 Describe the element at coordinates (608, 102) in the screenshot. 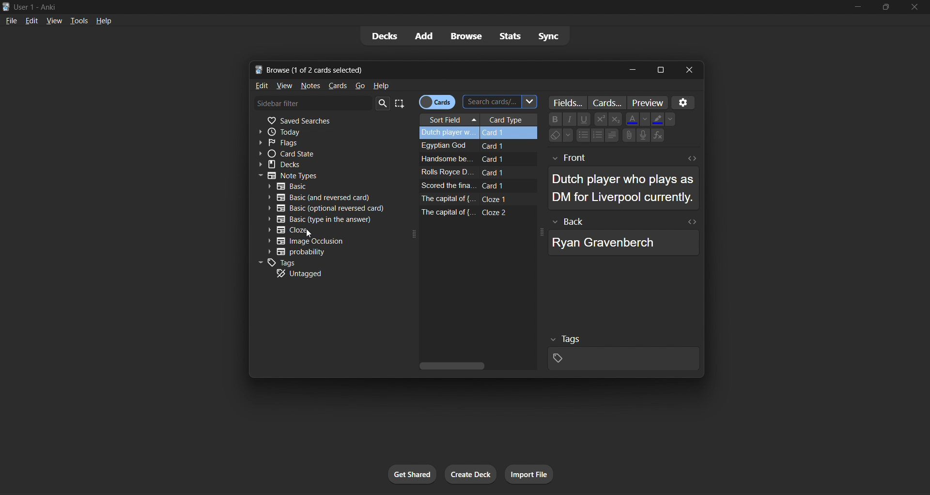

I see `customize card template` at that location.